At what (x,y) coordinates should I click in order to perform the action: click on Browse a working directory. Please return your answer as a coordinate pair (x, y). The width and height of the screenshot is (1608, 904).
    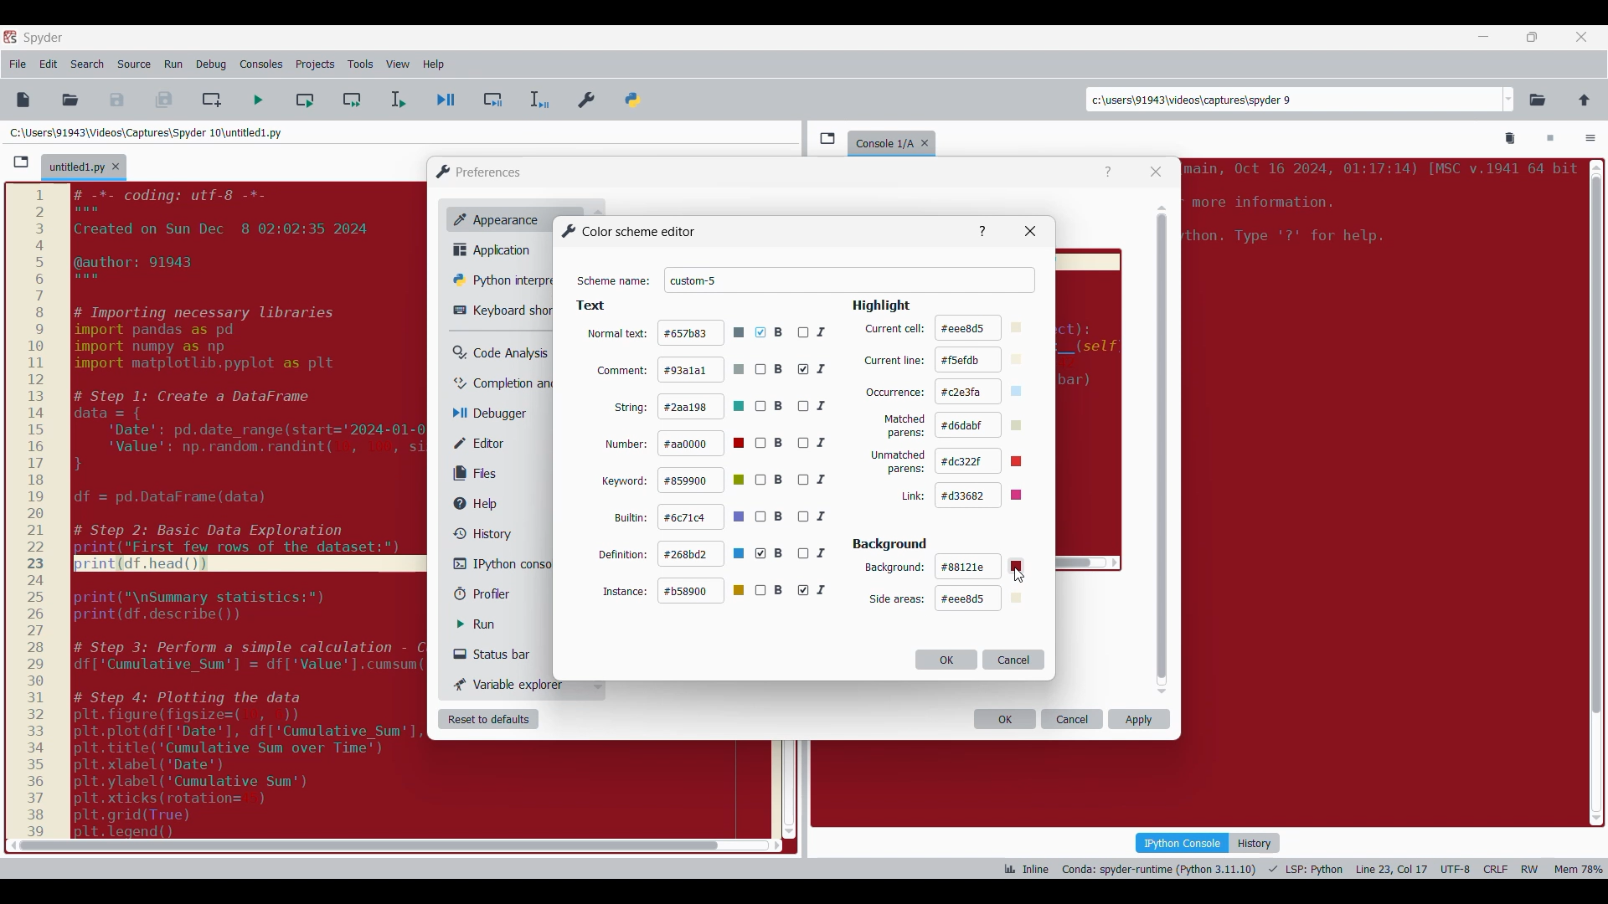
    Looking at the image, I should click on (1538, 100).